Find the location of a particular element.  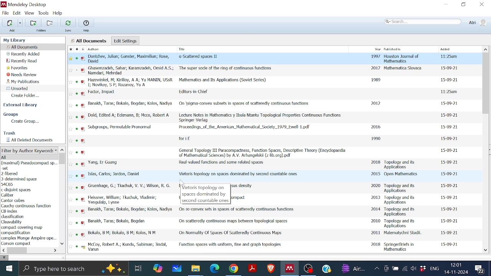

Recently added is located at coordinates (23, 54).